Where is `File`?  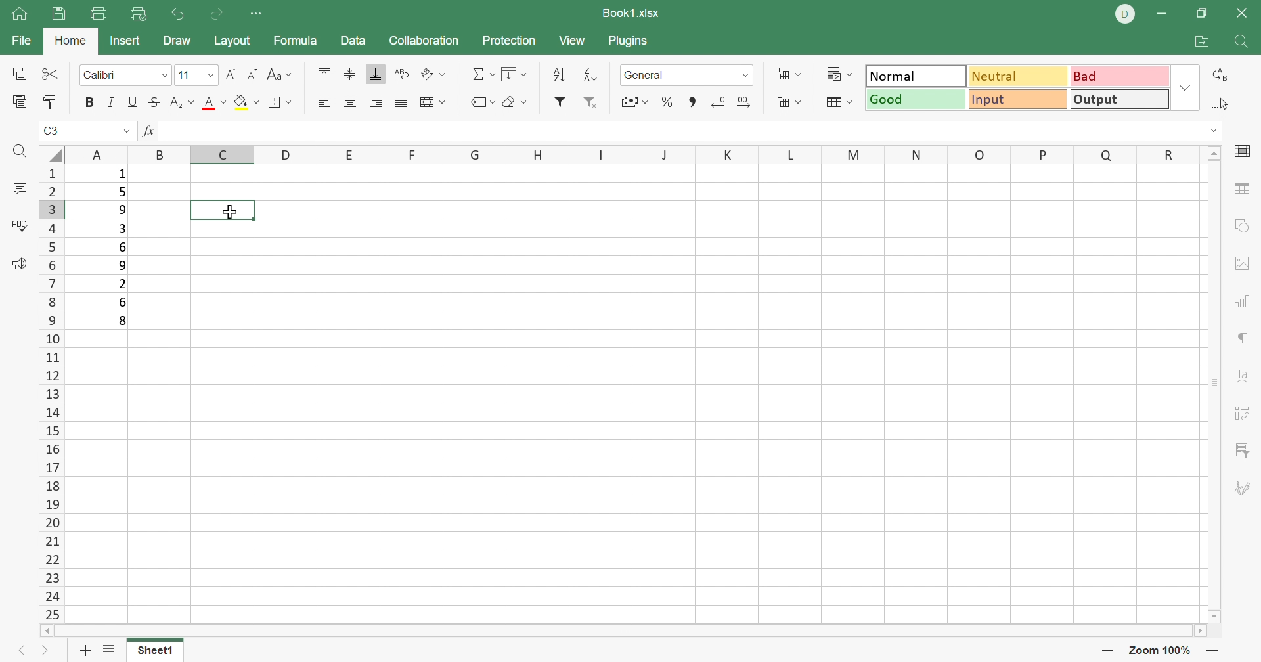 File is located at coordinates (18, 41).